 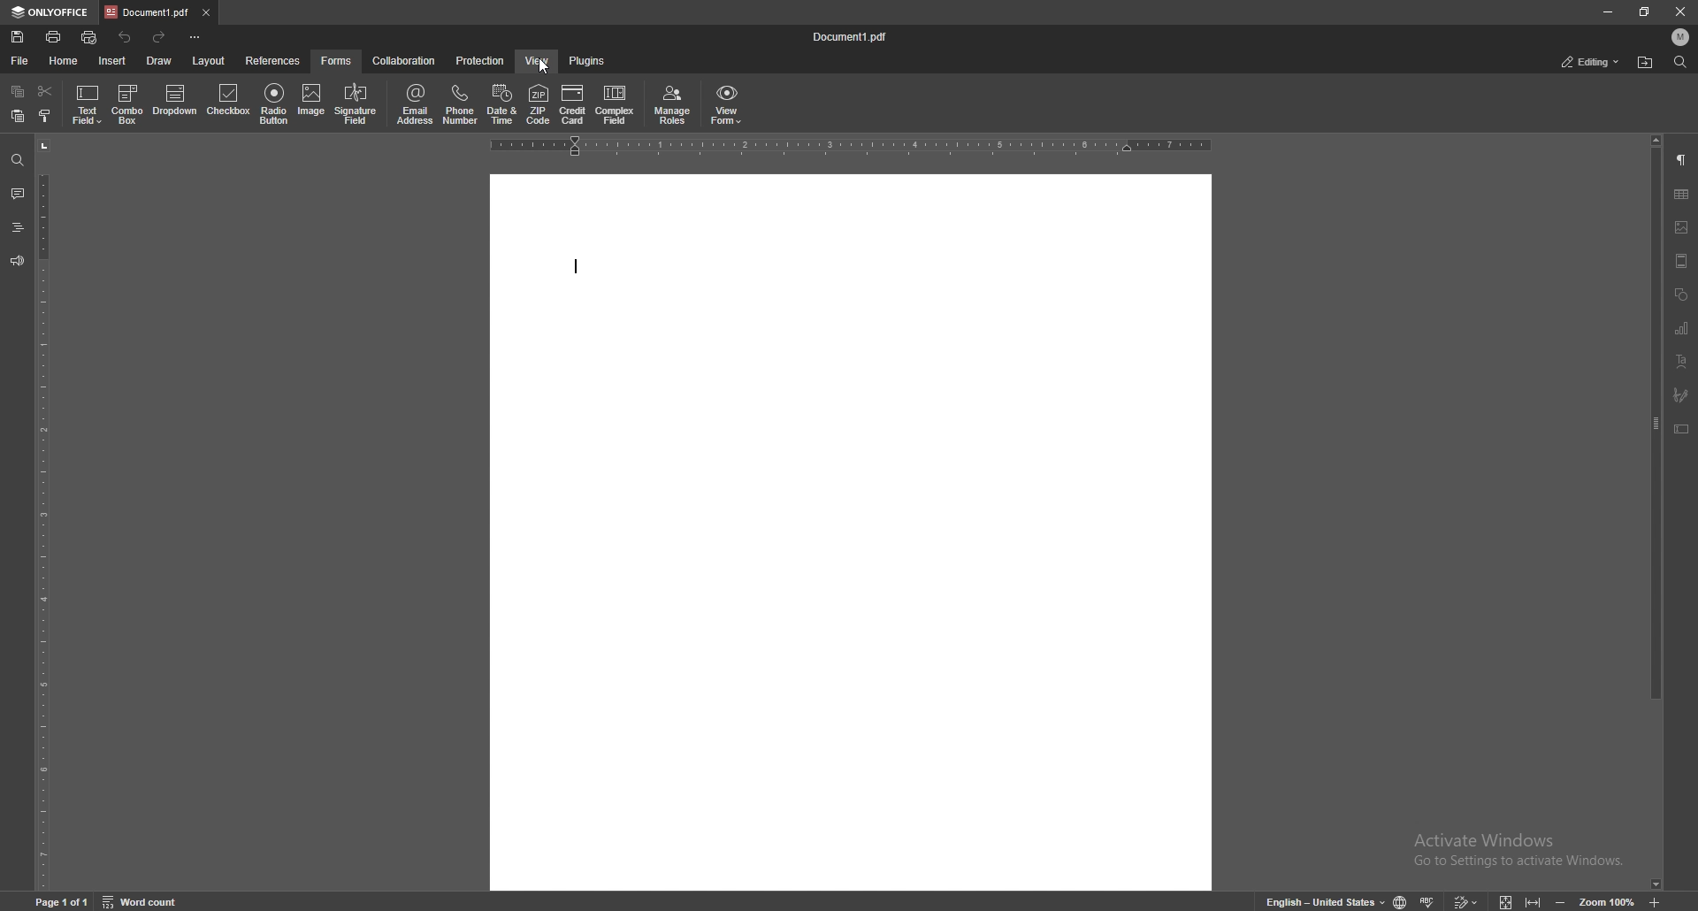 I want to click on view, so click(x=535, y=62).